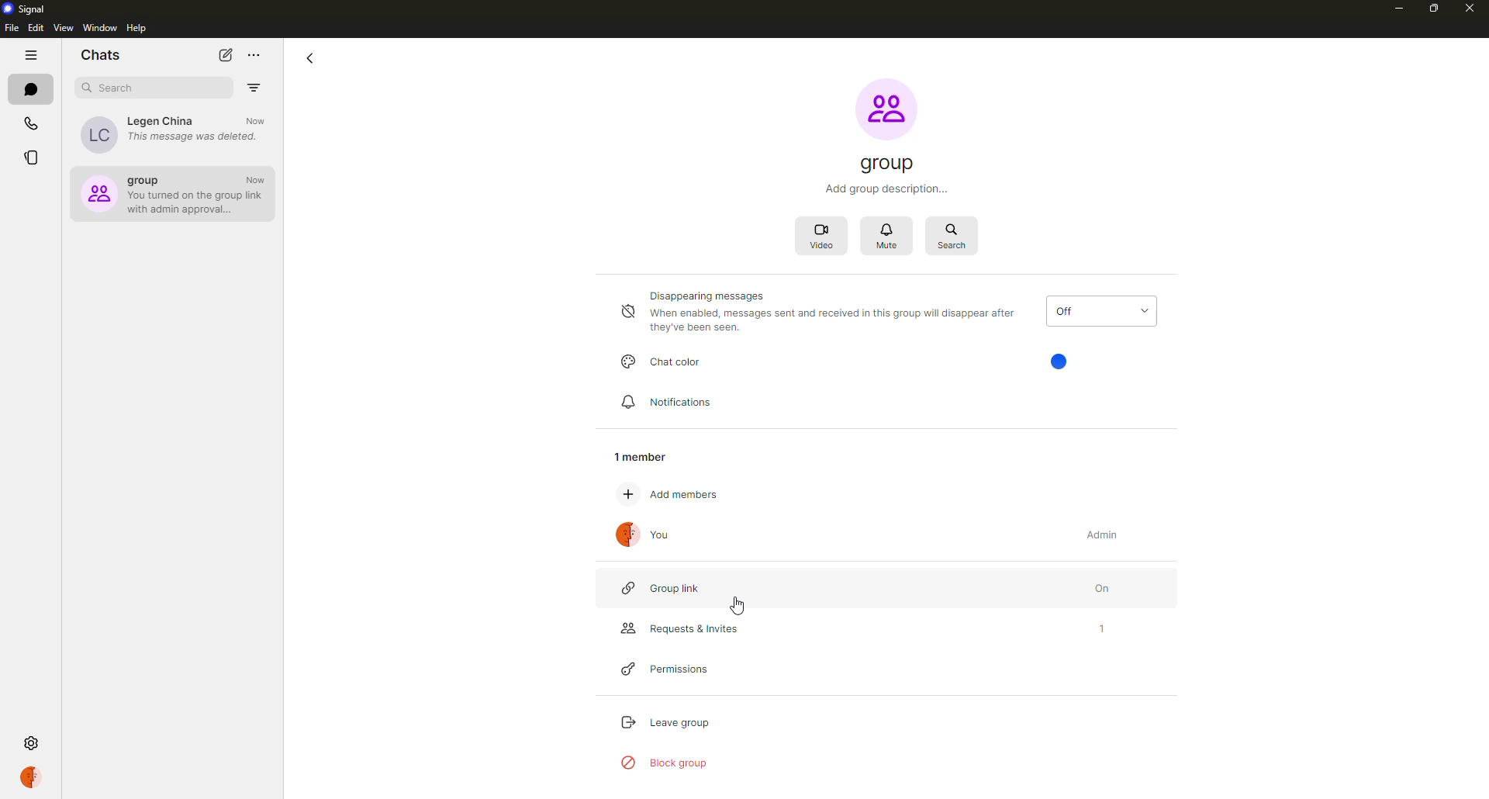 Image resolution: width=1489 pixels, height=799 pixels. What do you see at coordinates (680, 496) in the screenshot?
I see `add members` at bounding box center [680, 496].